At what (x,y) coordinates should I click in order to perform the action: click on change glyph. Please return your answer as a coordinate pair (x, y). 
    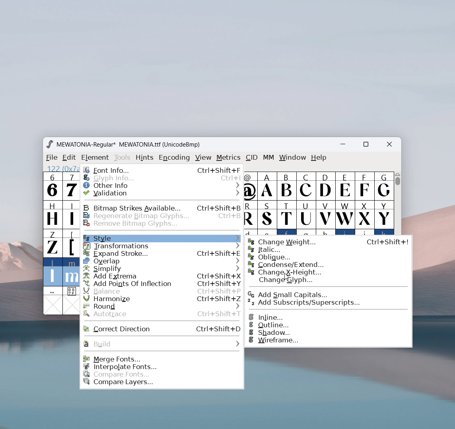
    Looking at the image, I should click on (329, 280).